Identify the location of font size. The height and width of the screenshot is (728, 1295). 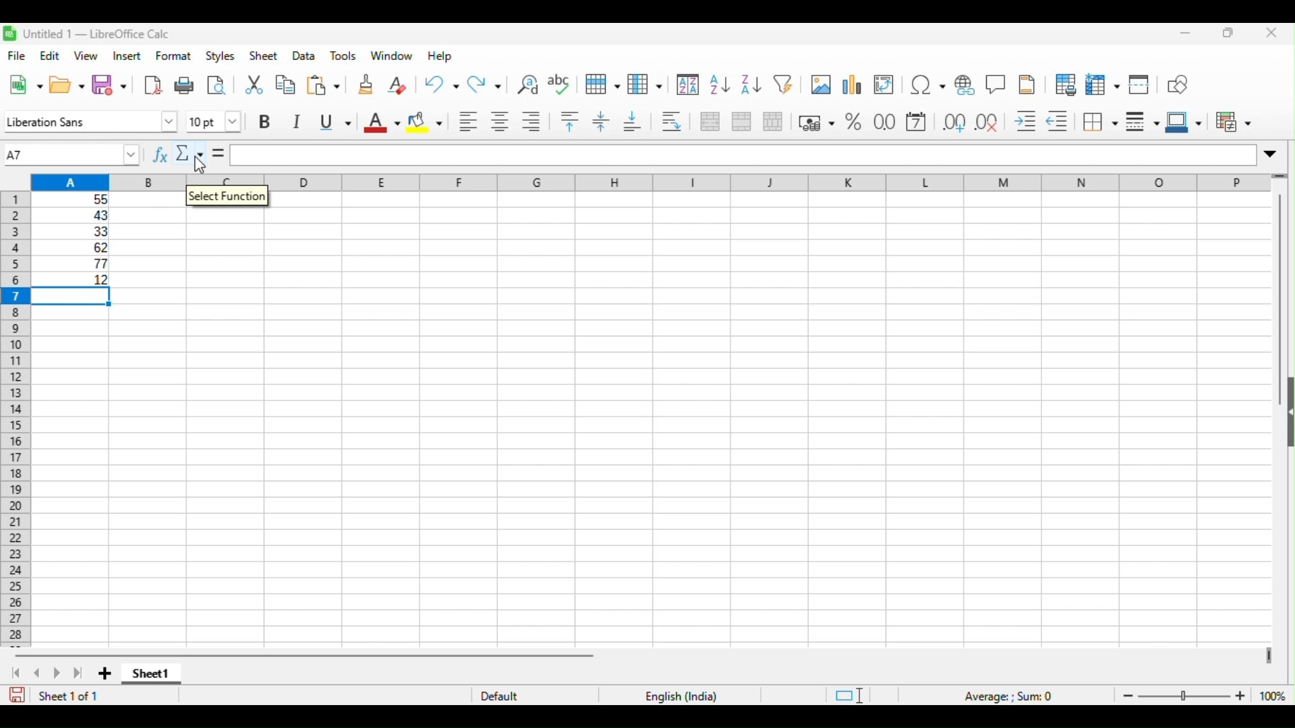
(217, 119).